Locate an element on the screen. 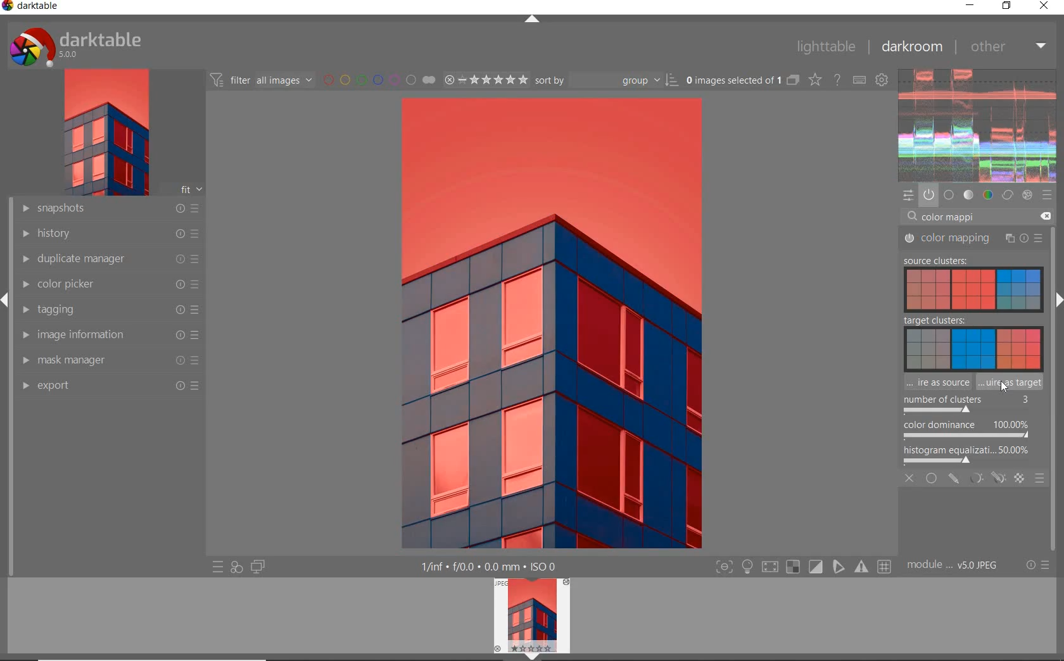  MASKING OPTIONS is located at coordinates (985, 479).